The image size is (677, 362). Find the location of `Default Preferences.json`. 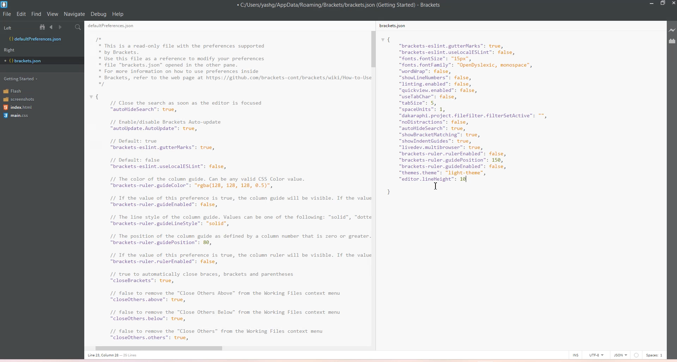

Default Preferences.json is located at coordinates (35, 39).